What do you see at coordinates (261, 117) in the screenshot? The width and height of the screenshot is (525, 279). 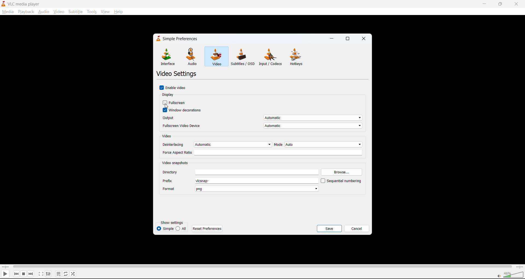 I see `output` at bounding box center [261, 117].